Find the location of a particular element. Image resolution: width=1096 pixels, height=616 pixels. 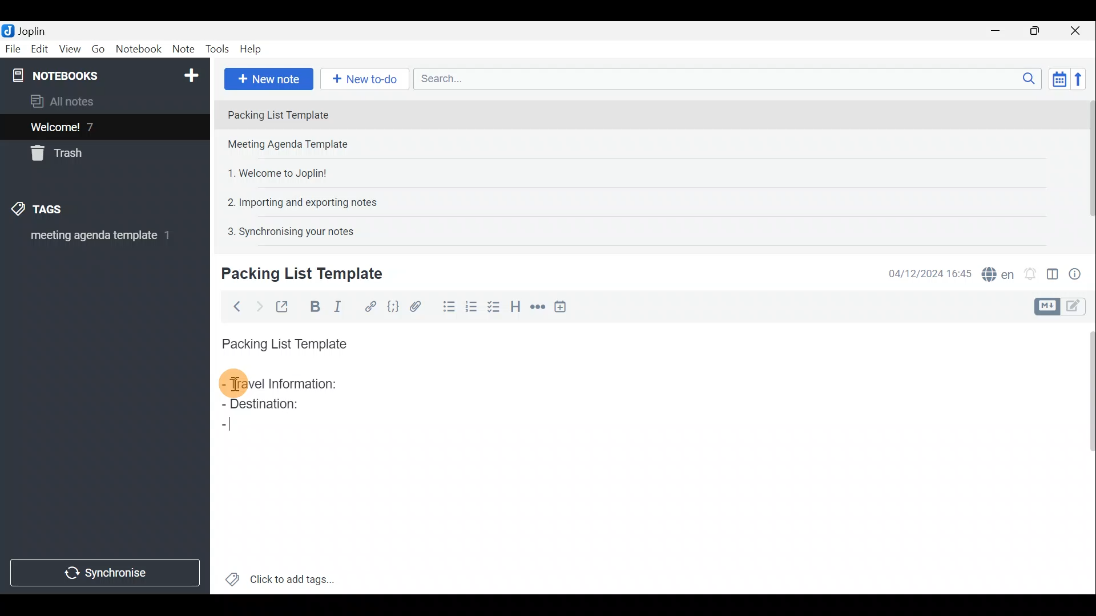

Scroll bar is located at coordinates (1086, 457).